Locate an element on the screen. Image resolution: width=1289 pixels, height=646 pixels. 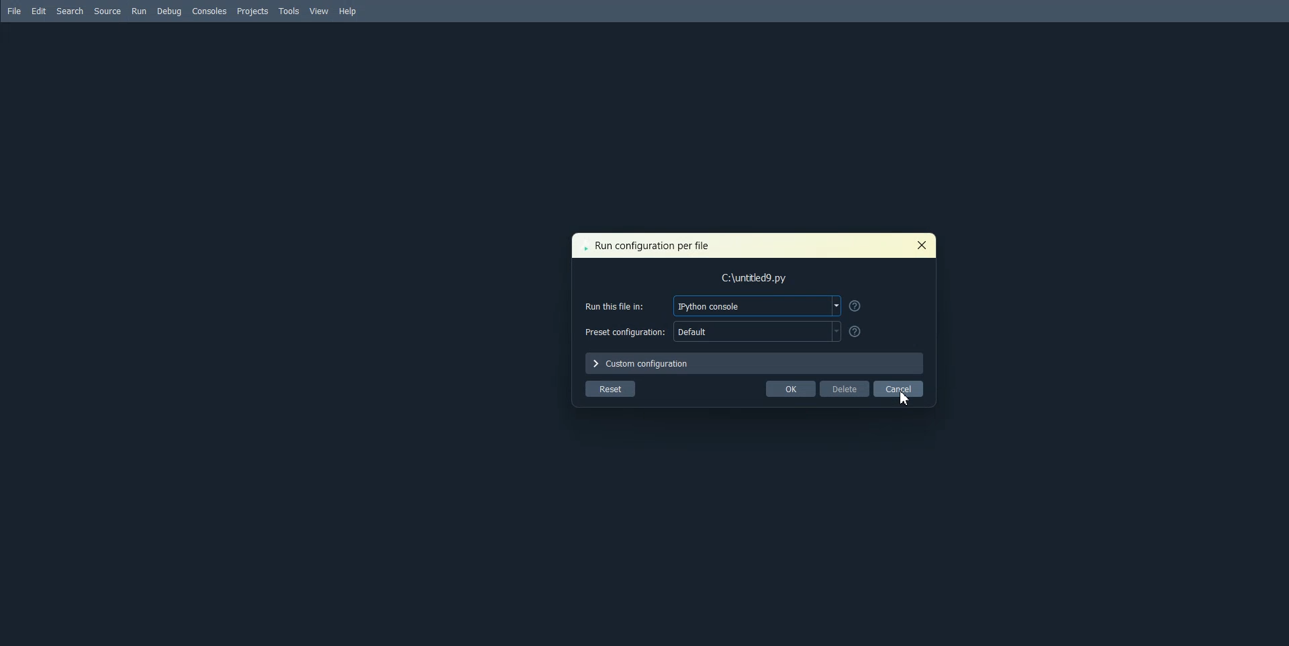
Select Custom configuration is located at coordinates (755, 363).